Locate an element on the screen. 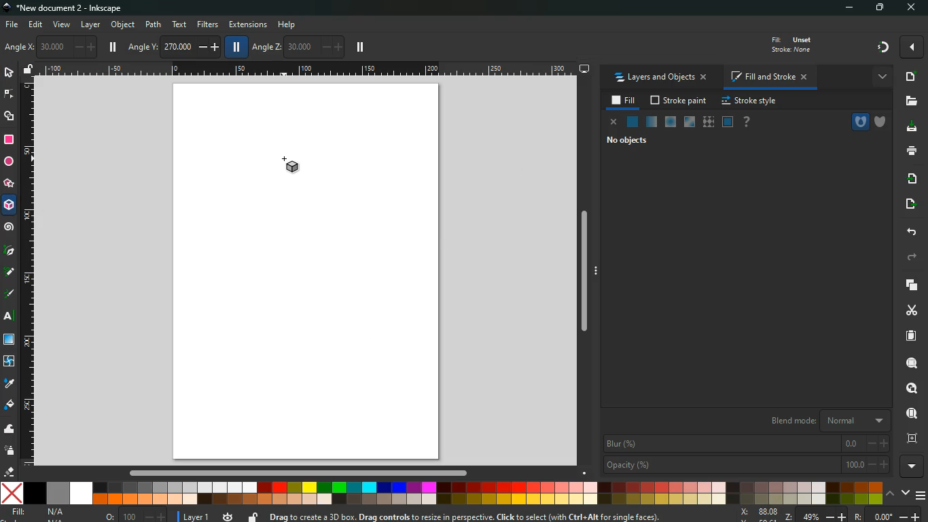  angle x is located at coordinates (52, 47).